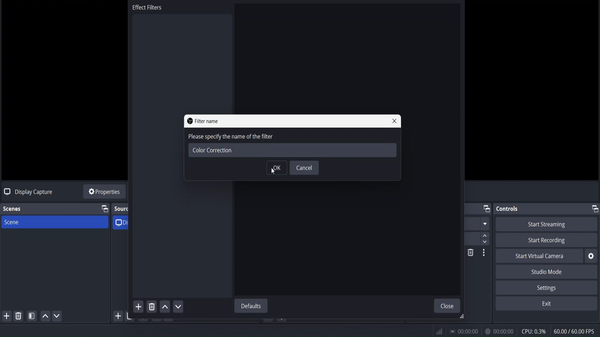  Describe the element at coordinates (594, 208) in the screenshot. I see `change tab layout` at that location.